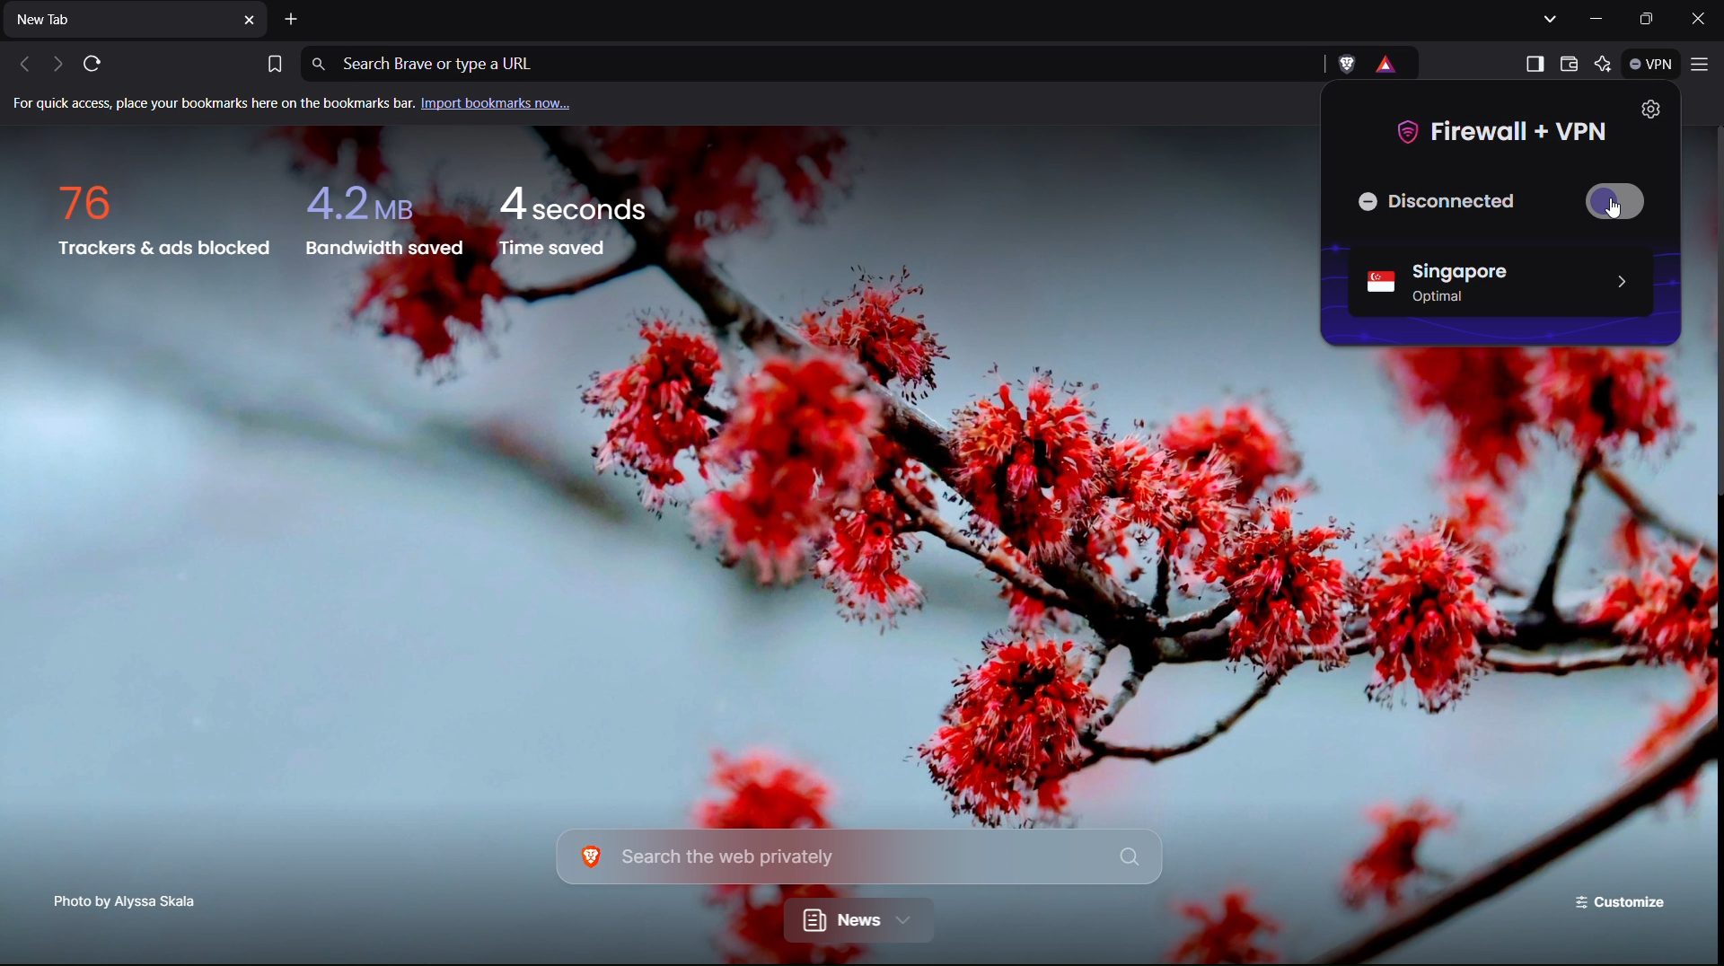  Describe the element at coordinates (100, 63) in the screenshot. I see `Refresh` at that location.